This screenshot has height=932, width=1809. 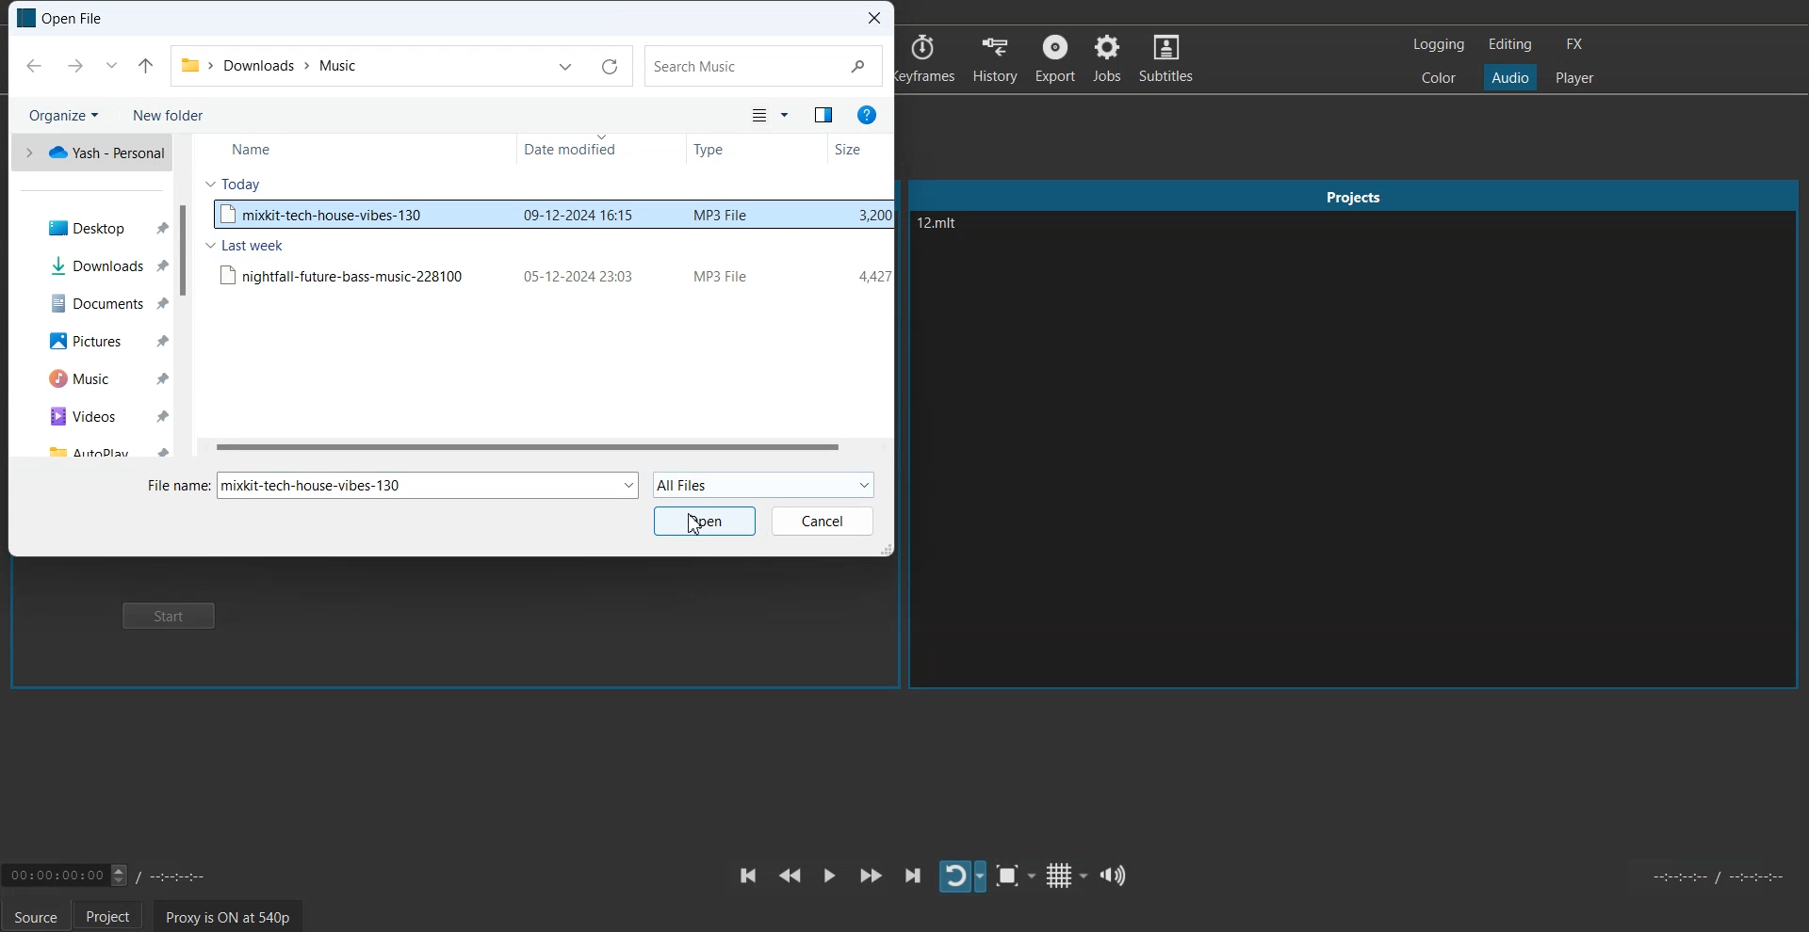 What do you see at coordinates (61, 114) in the screenshot?
I see `Organize` at bounding box center [61, 114].